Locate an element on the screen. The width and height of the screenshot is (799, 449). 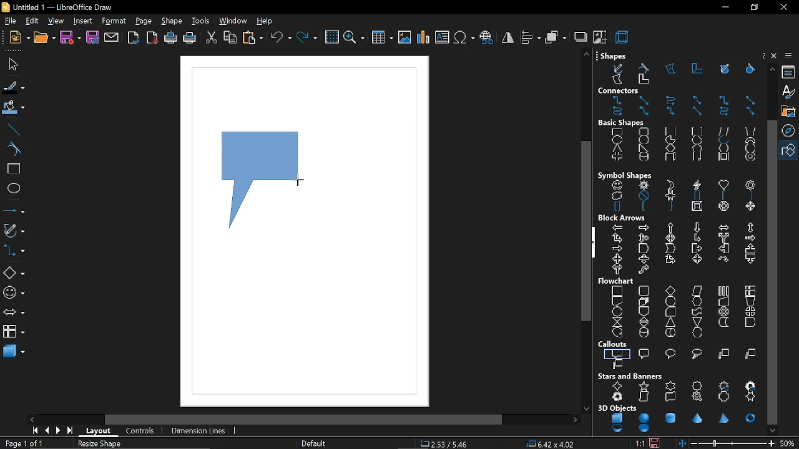
export is located at coordinates (134, 39).